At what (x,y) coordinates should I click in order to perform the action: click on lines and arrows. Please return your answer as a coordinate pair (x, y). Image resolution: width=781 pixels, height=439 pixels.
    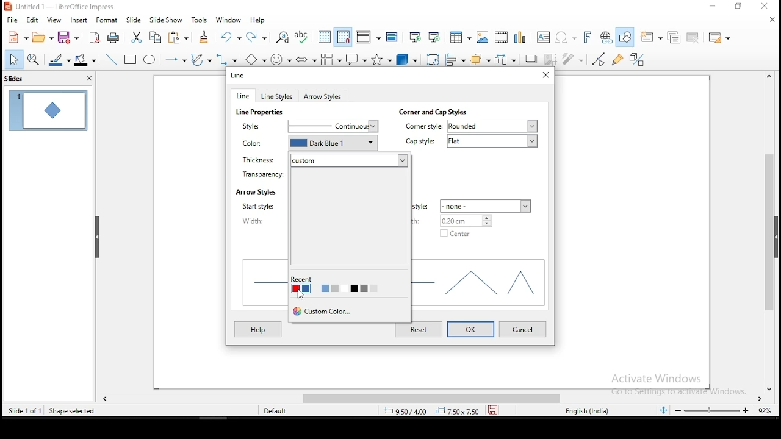
    Looking at the image, I should click on (178, 61).